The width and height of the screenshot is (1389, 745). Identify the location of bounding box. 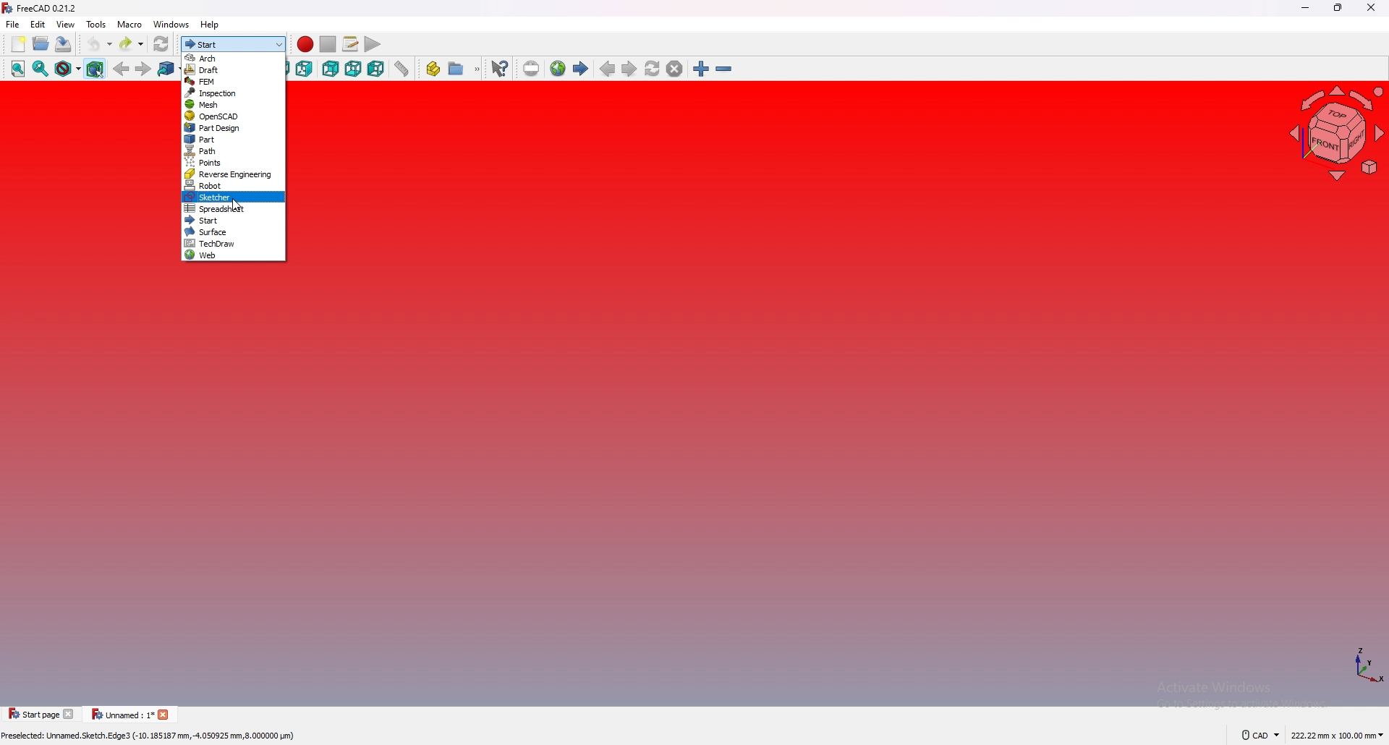
(95, 69).